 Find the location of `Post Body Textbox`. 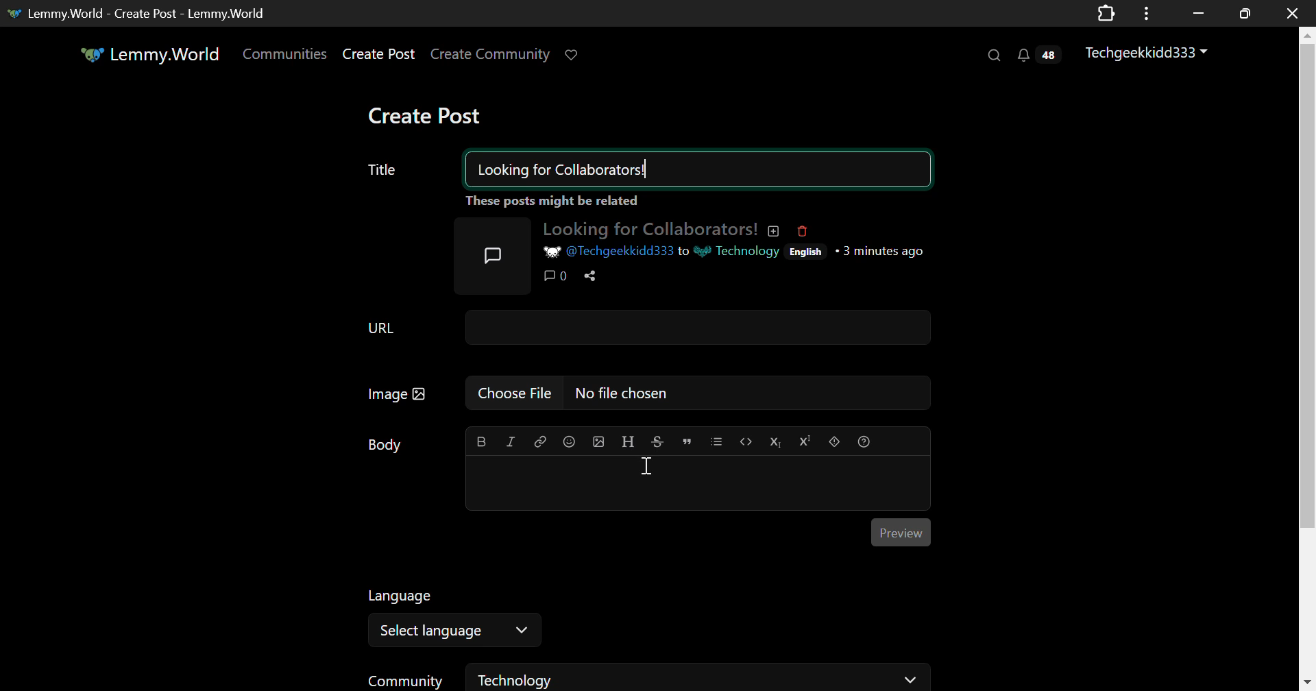

Post Body Textbox is located at coordinates (700, 485).